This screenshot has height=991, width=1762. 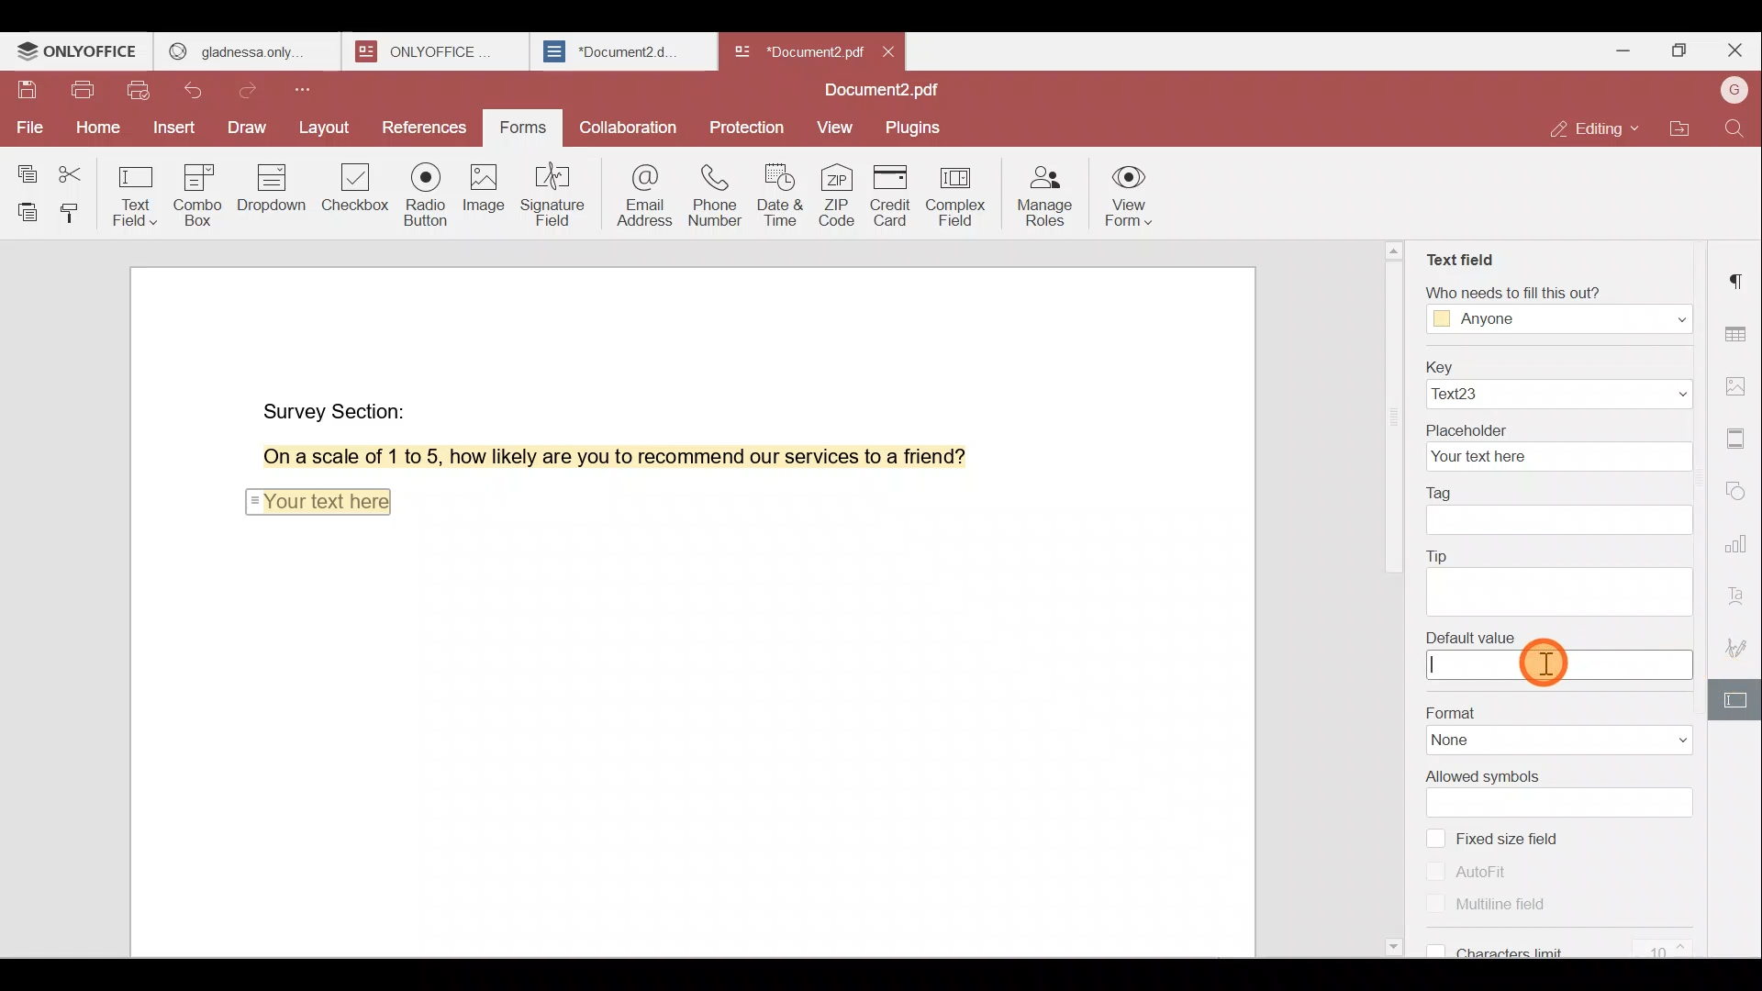 I want to click on Combo box, so click(x=205, y=192).